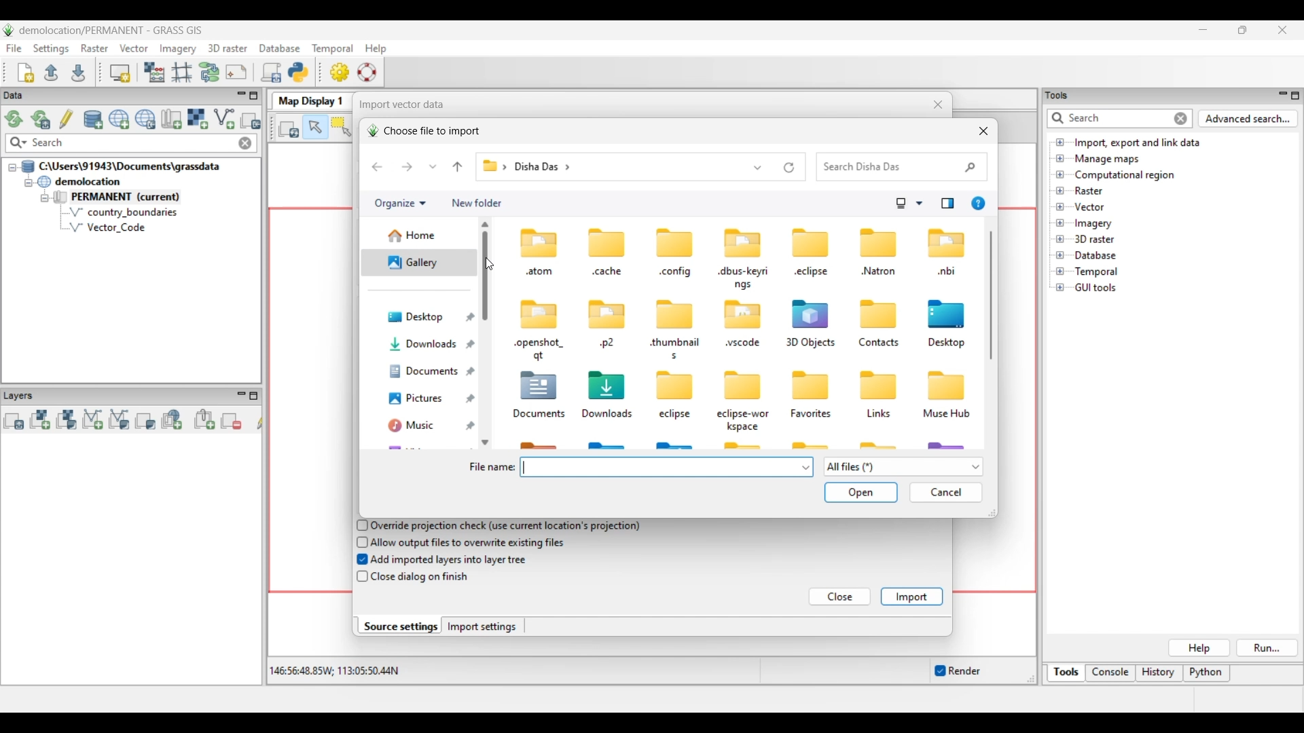 The height and width of the screenshot is (733, 1304). Describe the element at coordinates (939, 105) in the screenshot. I see `Close window` at that location.